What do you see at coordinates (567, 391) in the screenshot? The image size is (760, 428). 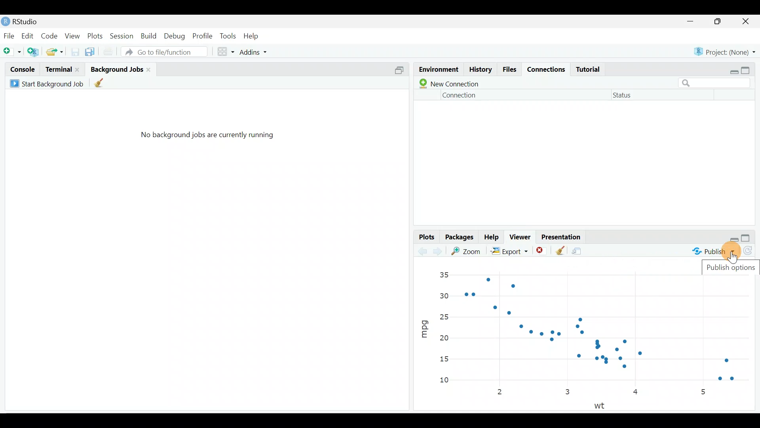 I see `3` at bounding box center [567, 391].